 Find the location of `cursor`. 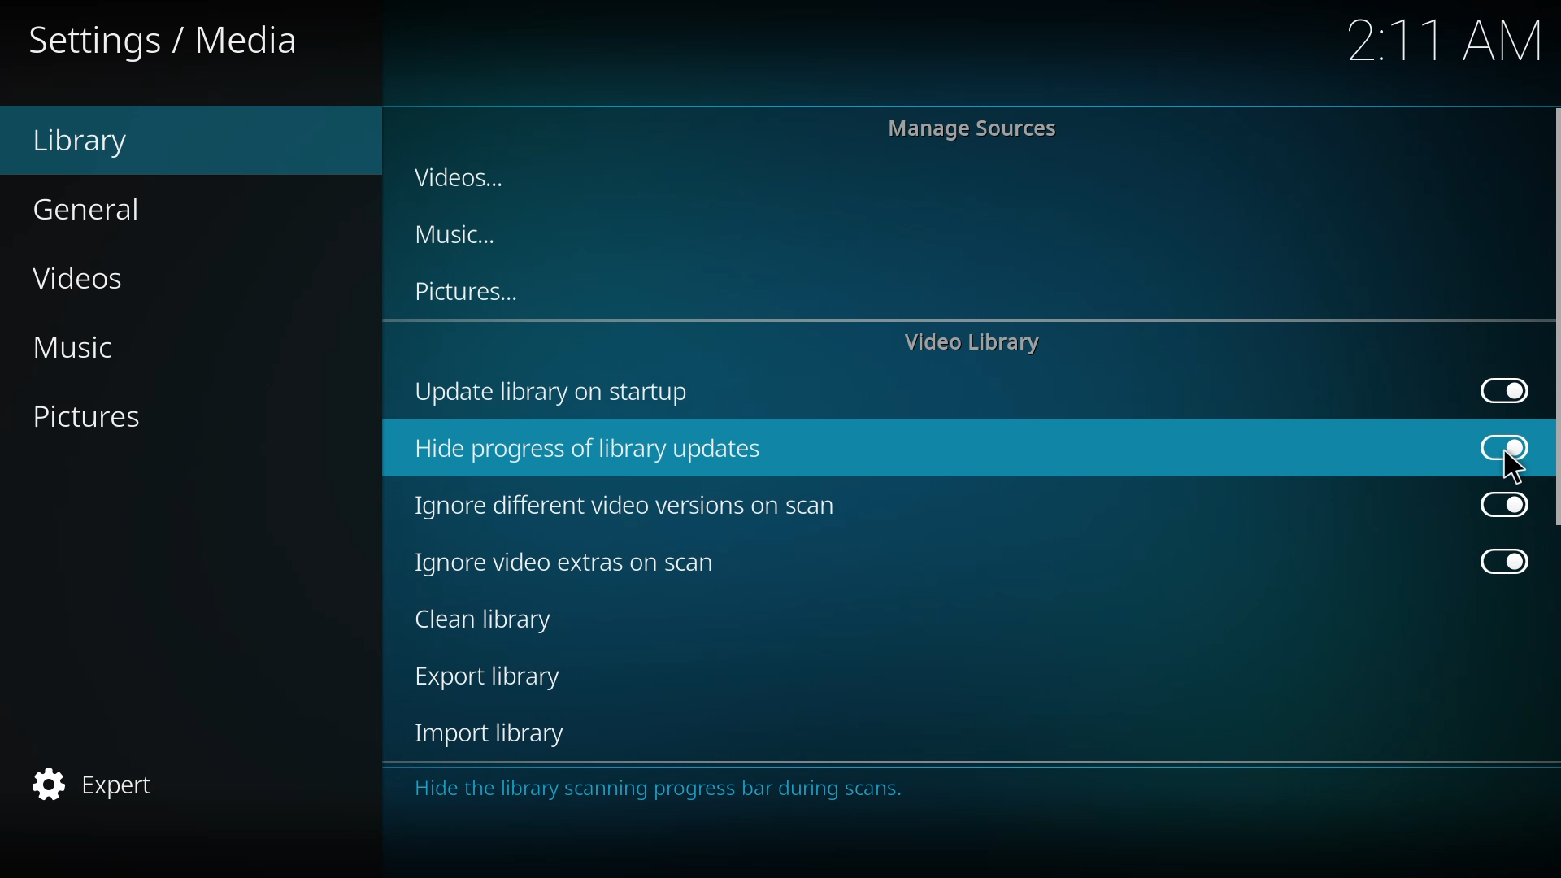

cursor is located at coordinates (1514, 467).